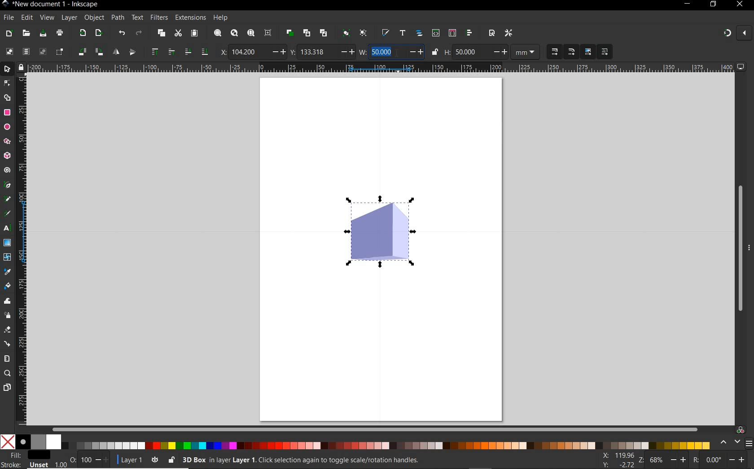 This screenshot has width=754, height=469. What do you see at coordinates (187, 52) in the screenshot?
I see `lower selection` at bounding box center [187, 52].